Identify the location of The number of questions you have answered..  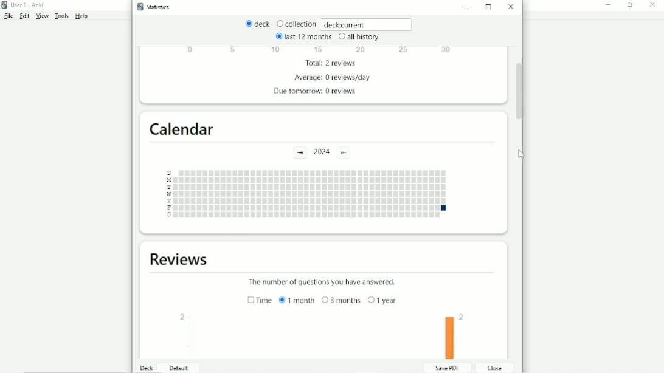
(322, 282).